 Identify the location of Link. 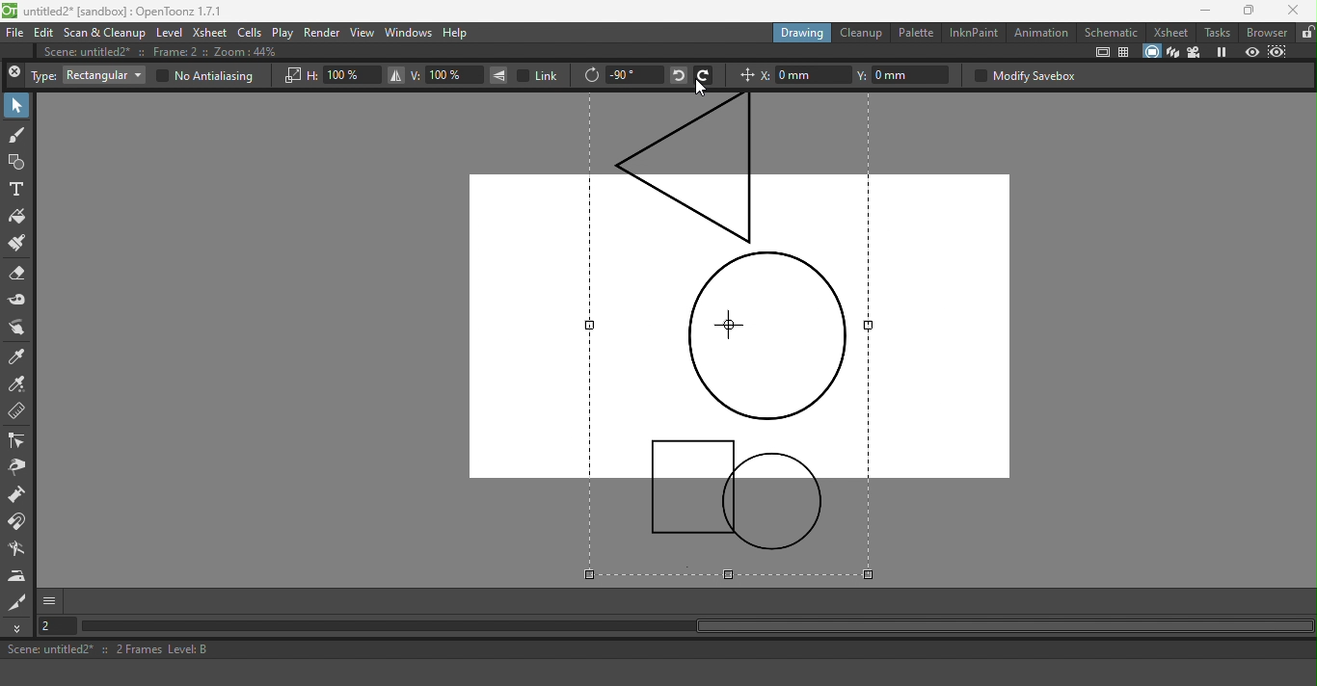
(540, 75).